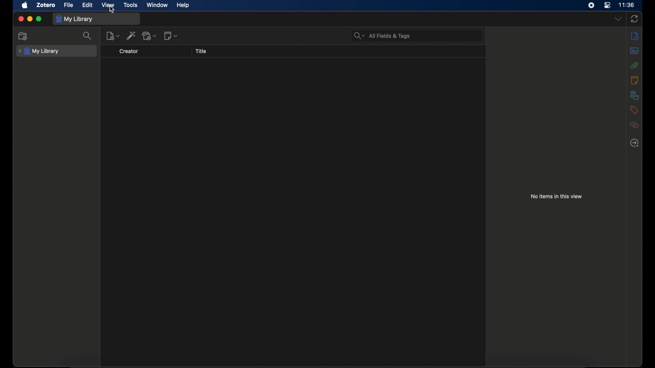 The height and width of the screenshot is (368, 655). I want to click on new collection, so click(24, 36).